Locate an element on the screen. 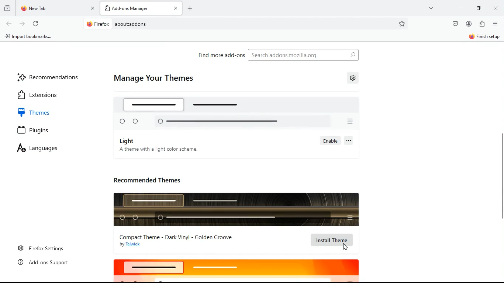 The height and width of the screenshot is (283, 504). plugins is located at coordinates (40, 131).